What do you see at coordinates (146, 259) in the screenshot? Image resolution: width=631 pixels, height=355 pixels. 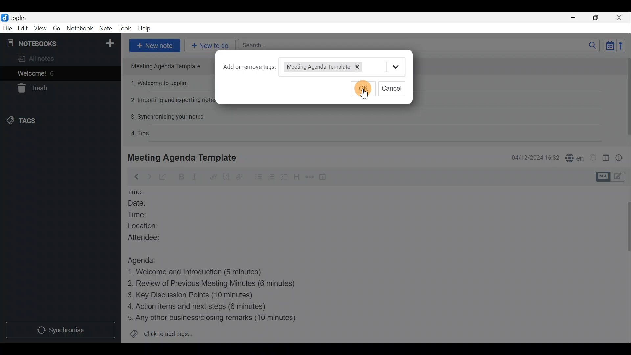 I see `Agenda:` at bounding box center [146, 259].